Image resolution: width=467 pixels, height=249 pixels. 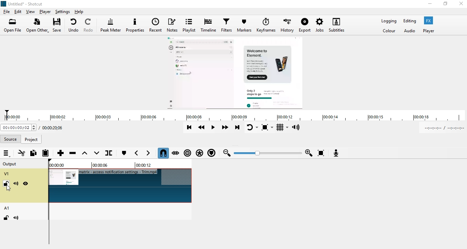 I want to click on previous marker, so click(x=137, y=153).